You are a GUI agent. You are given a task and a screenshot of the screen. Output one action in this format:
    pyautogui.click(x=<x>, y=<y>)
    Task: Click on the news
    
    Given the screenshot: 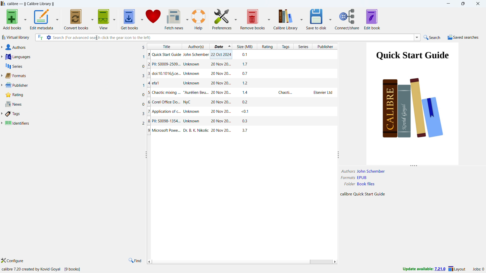 What is the action you would take?
    pyautogui.click(x=75, y=104)
    